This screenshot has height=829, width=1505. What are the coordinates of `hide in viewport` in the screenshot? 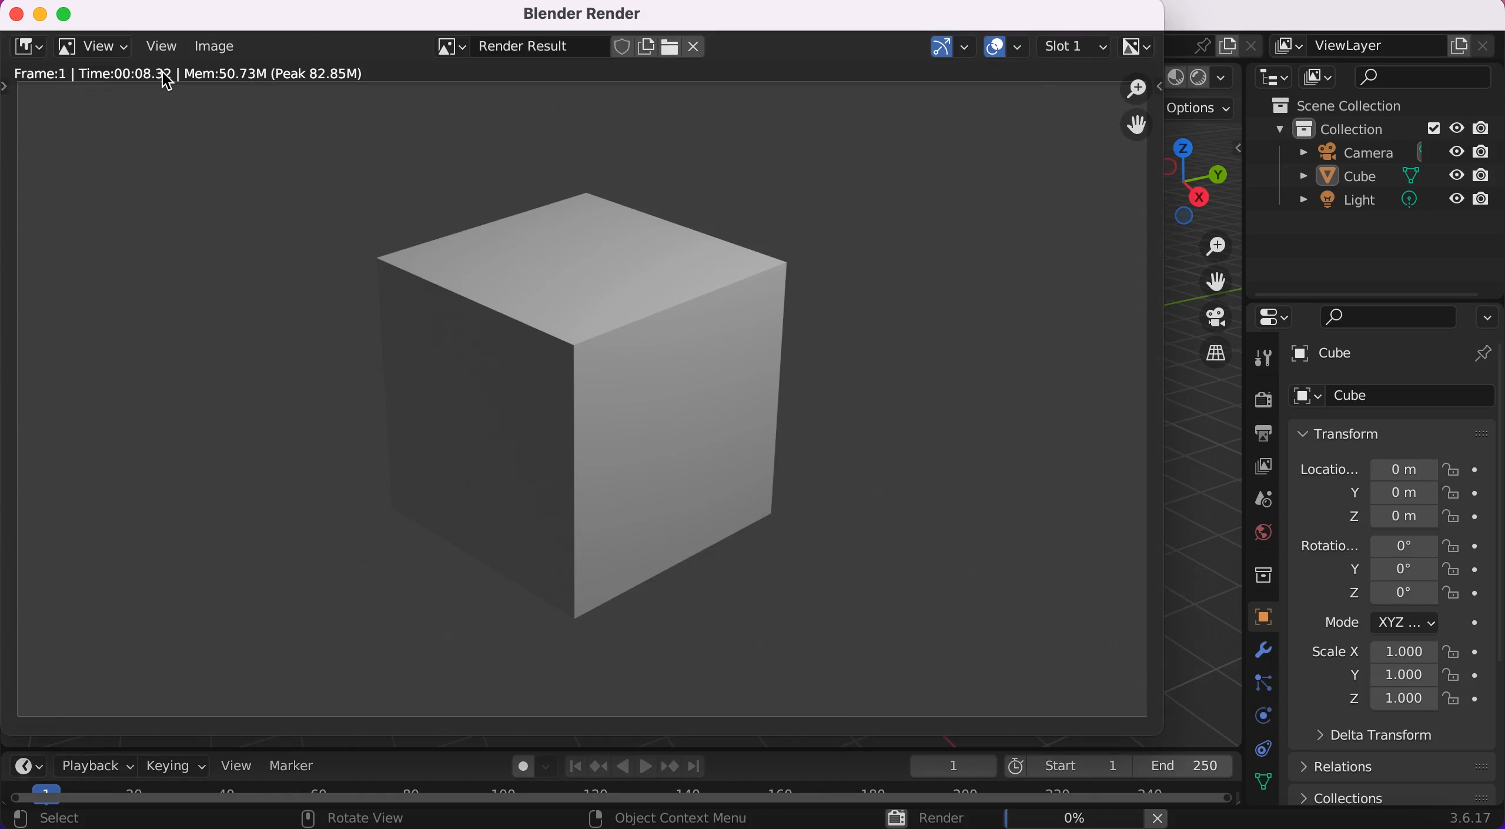 It's located at (1456, 128).